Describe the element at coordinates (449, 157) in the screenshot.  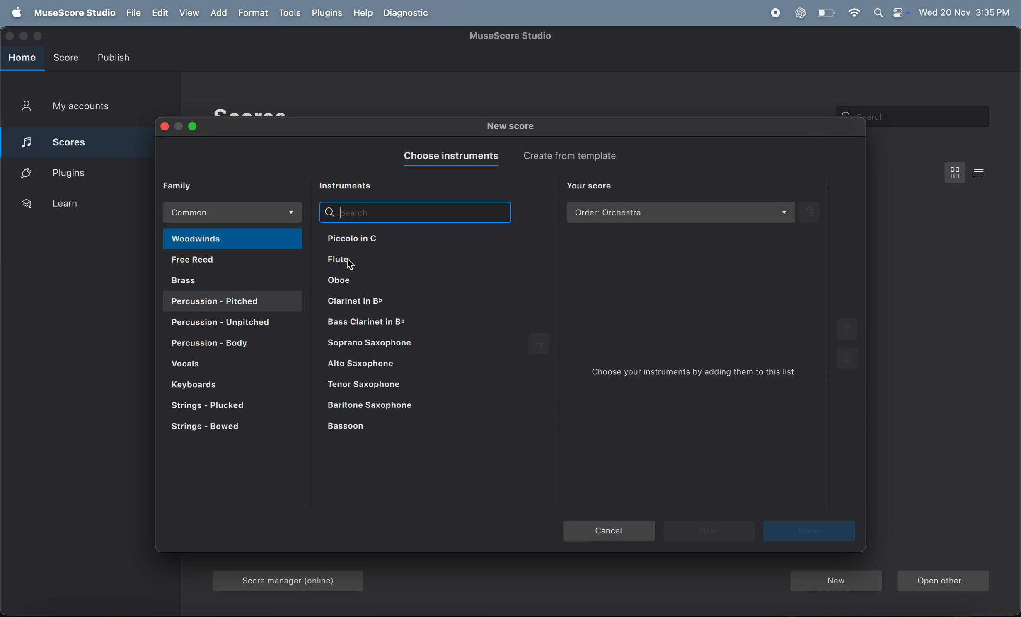
I see `choose instrument` at that location.